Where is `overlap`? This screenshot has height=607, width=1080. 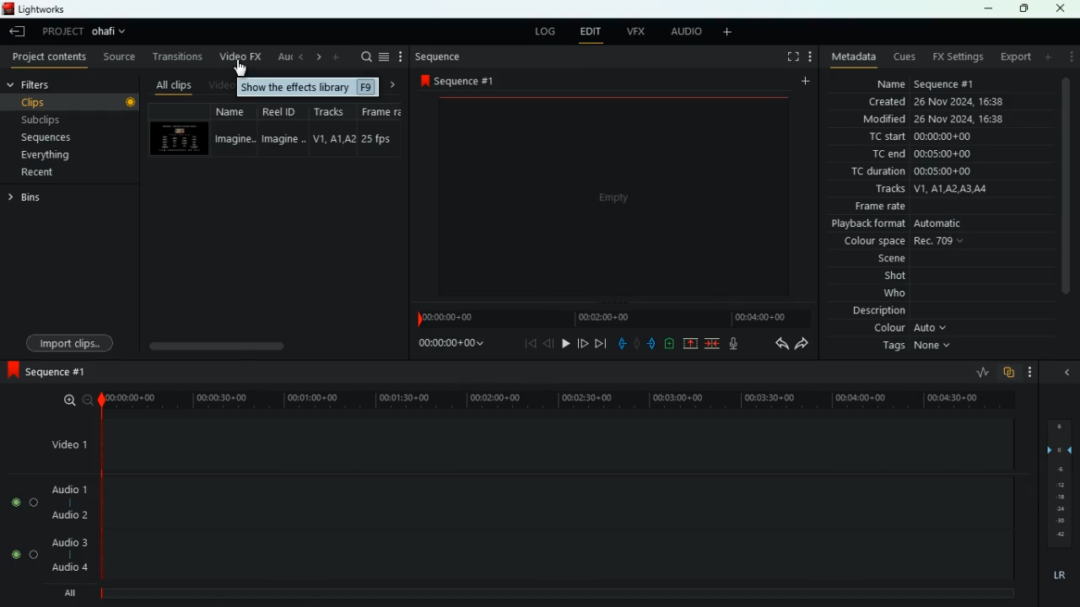
overlap is located at coordinates (1007, 373).